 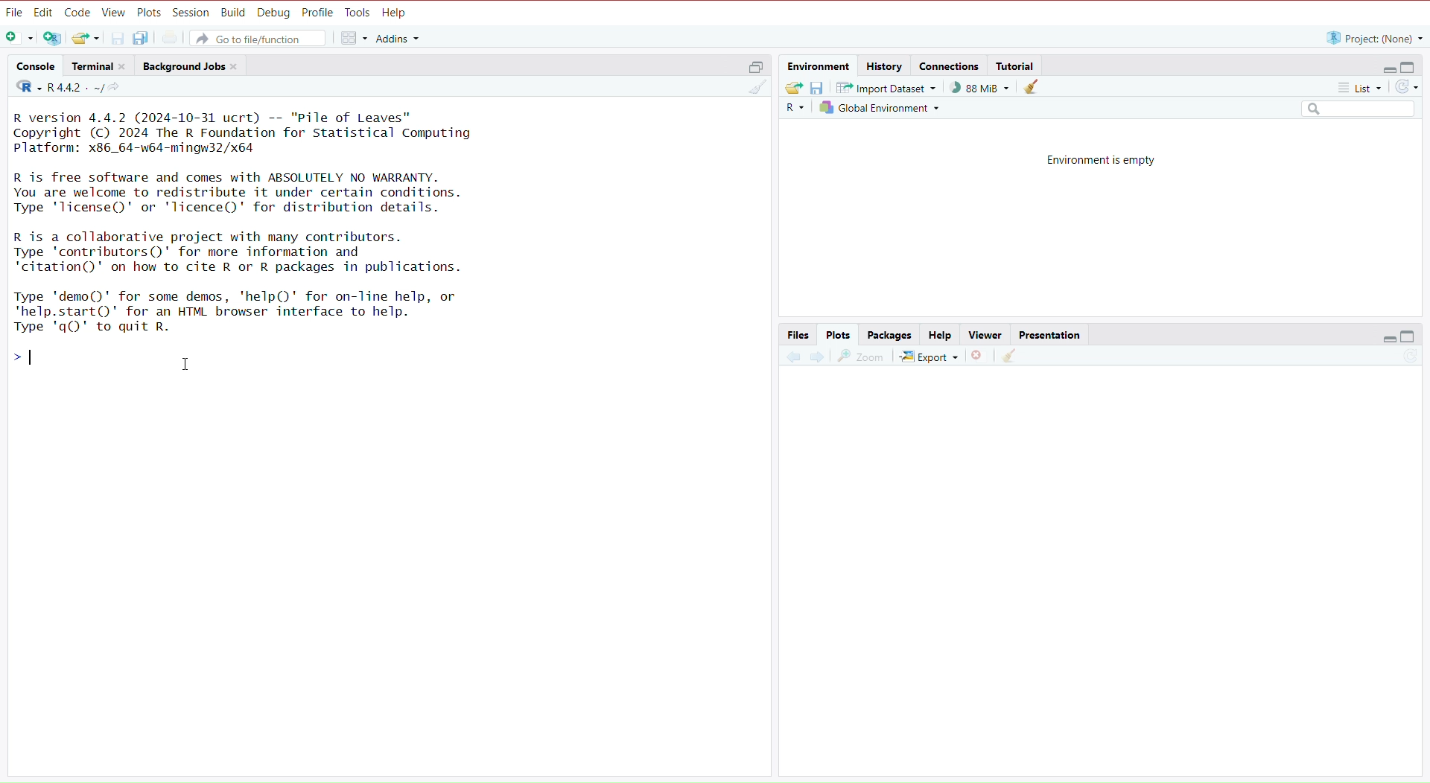 What do you see at coordinates (929, 357) in the screenshot?
I see `Export` at bounding box center [929, 357].